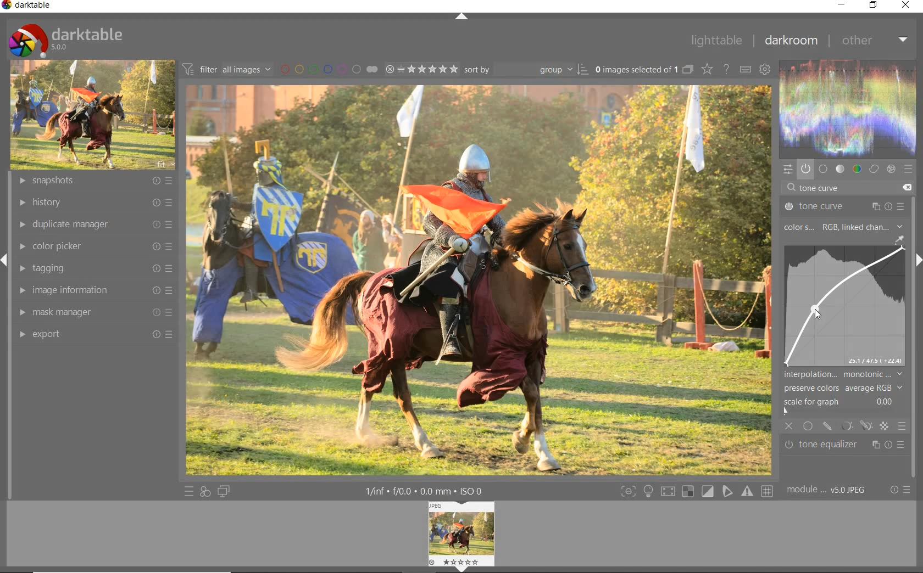 The width and height of the screenshot is (923, 573). What do you see at coordinates (907, 5) in the screenshot?
I see `close` at bounding box center [907, 5].